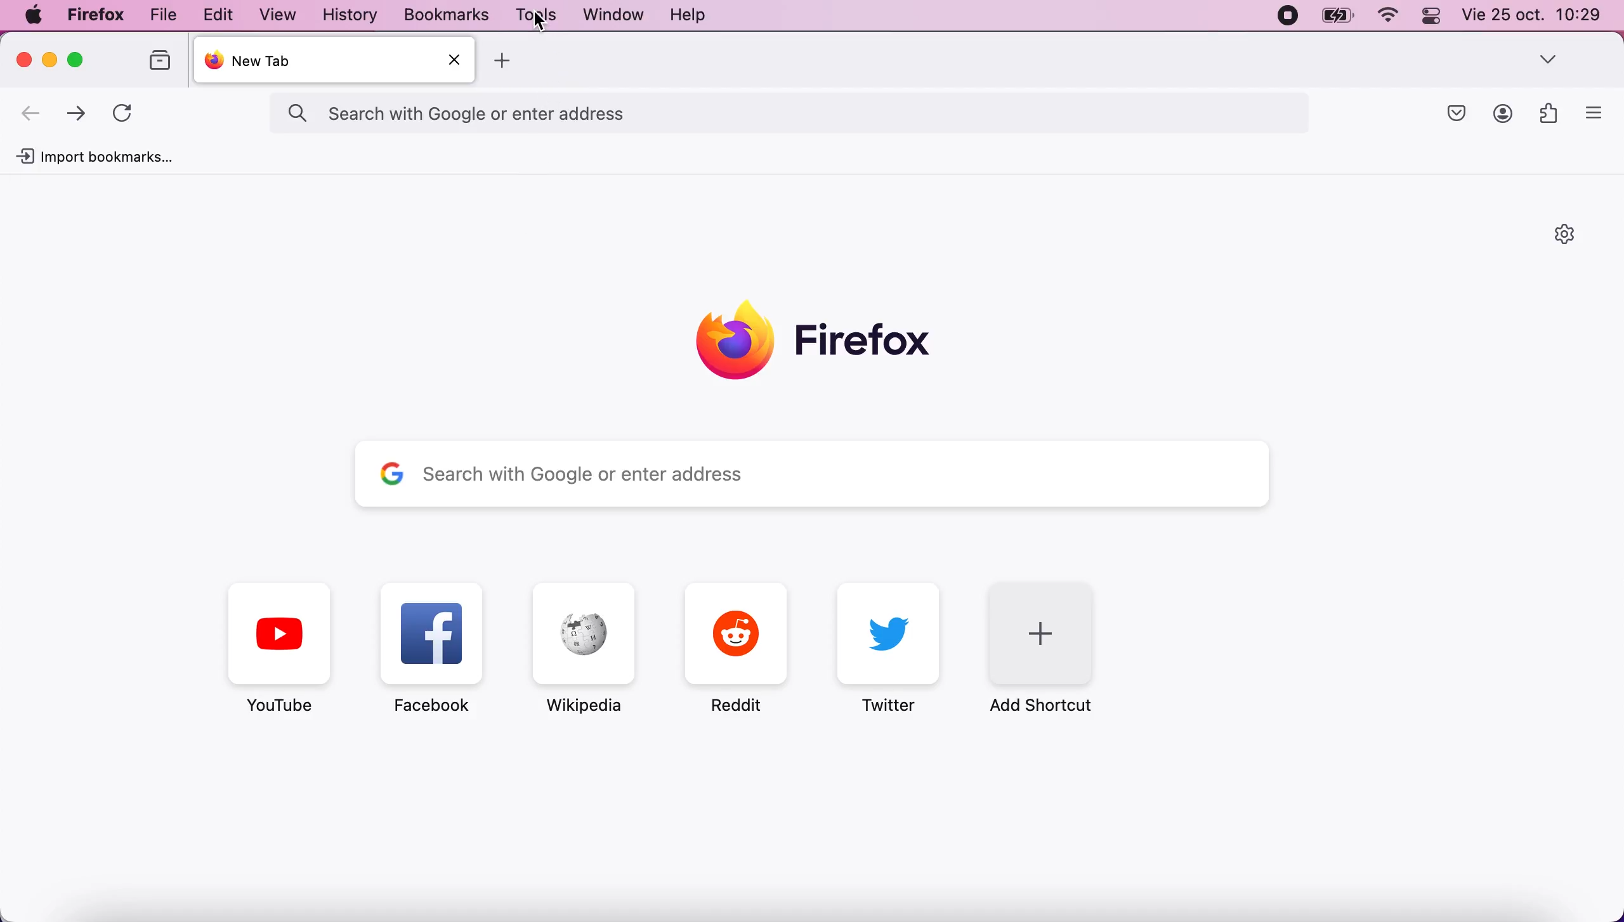 The width and height of the screenshot is (1624, 922). Describe the element at coordinates (789, 115) in the screenshot. I see `Search bar` at that location.